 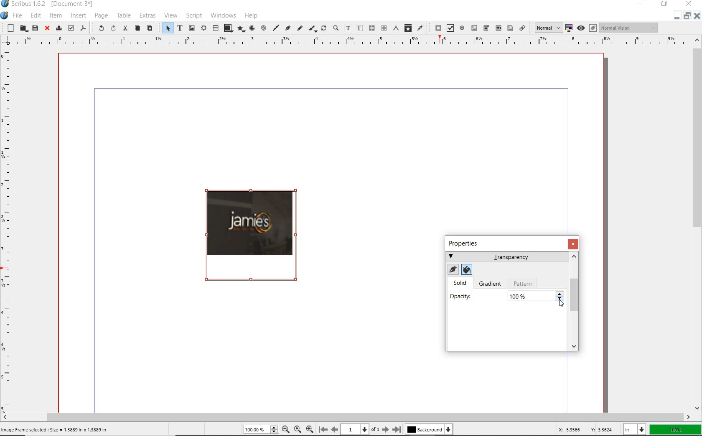 What do you see at coordinates (263, 28) in the screenshot?
I see `spiral` at bounding box center [263, 28].